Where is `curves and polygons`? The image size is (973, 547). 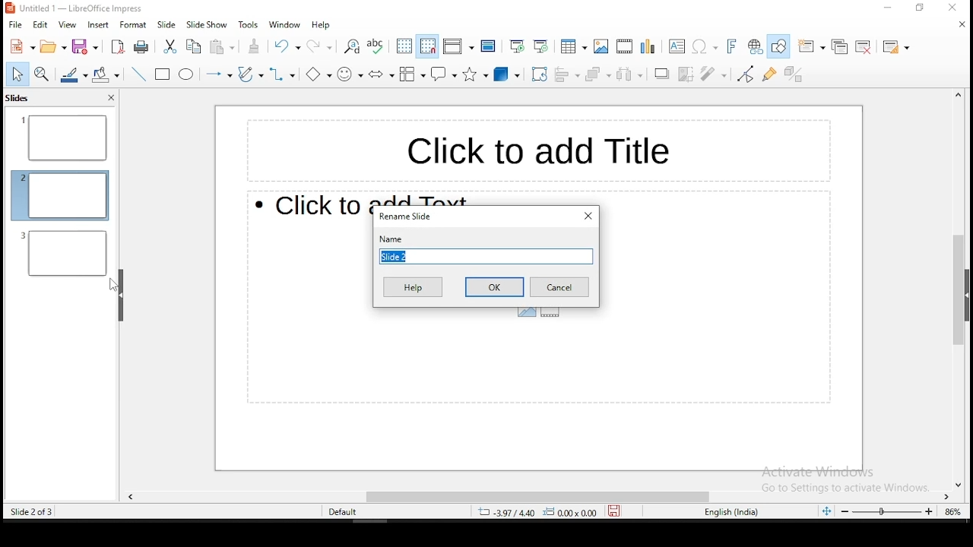 curves and polygons is located at coordinates (251, 75).